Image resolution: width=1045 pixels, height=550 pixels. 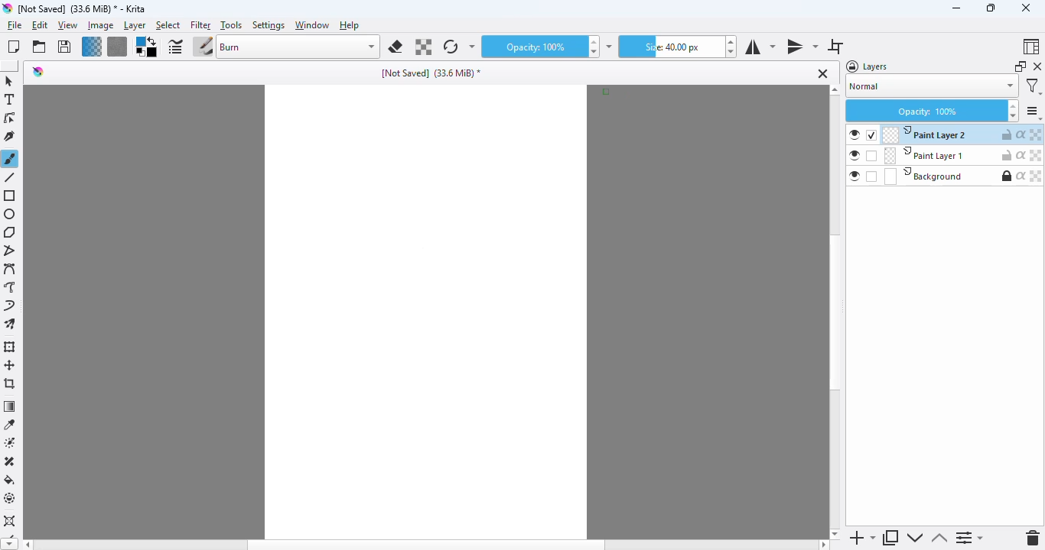 I want to click on settings, so click(x=1034, y=112).